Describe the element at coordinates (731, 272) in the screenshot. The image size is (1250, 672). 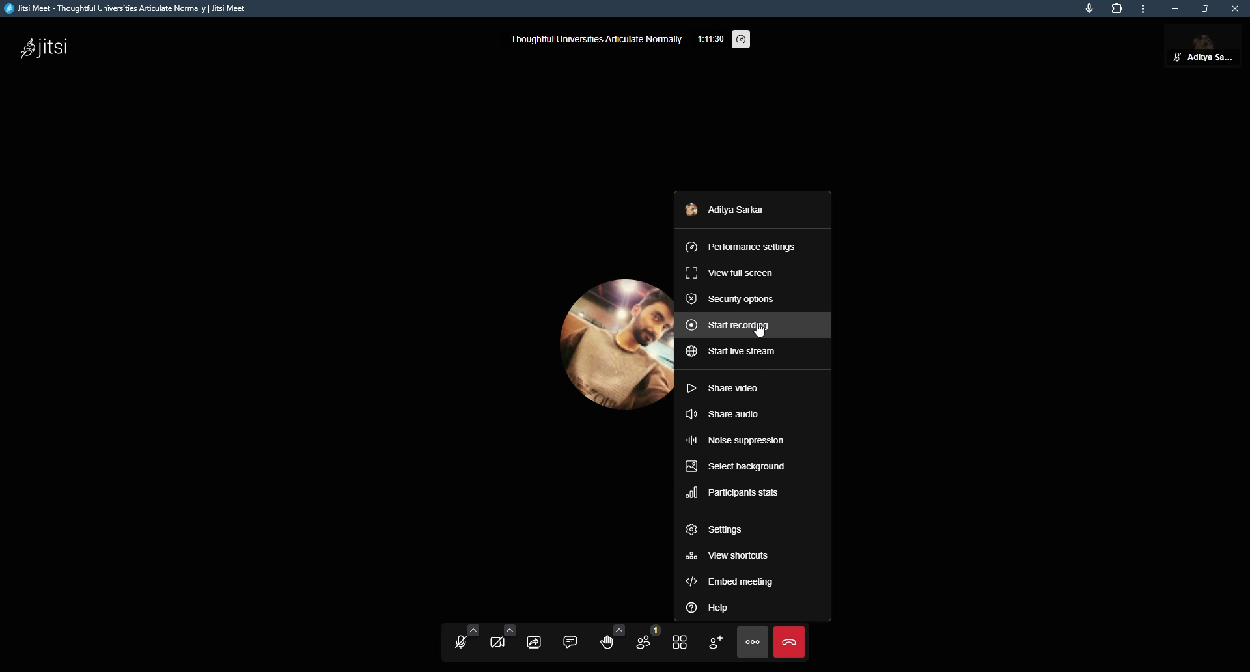
I see `view fullscreen` at that location.